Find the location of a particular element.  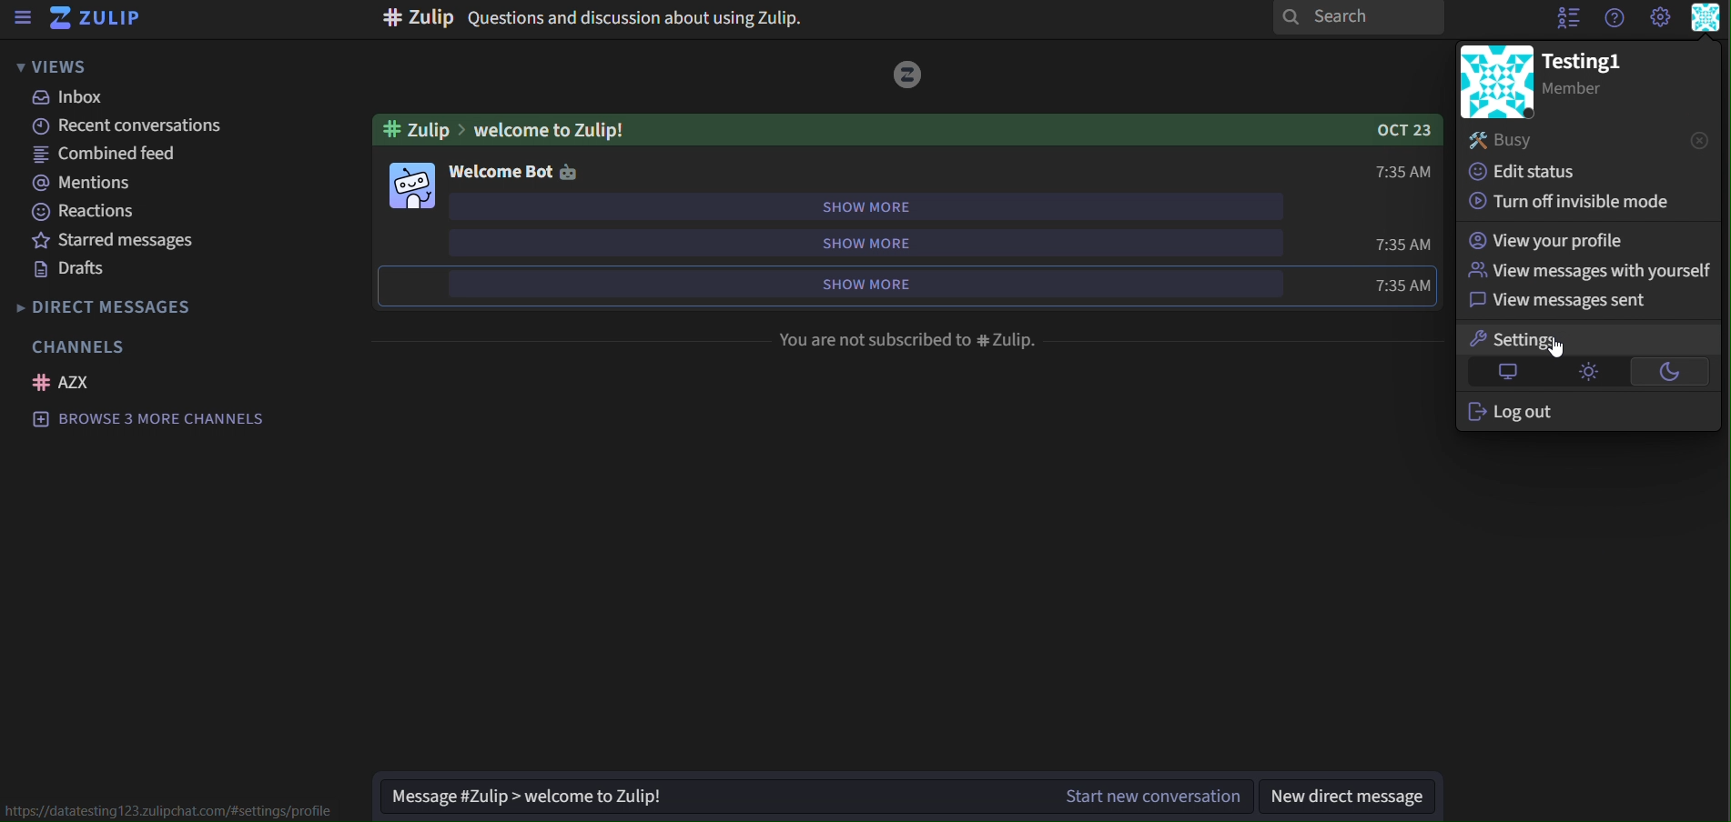

show more is located at coordinates (870, 246).